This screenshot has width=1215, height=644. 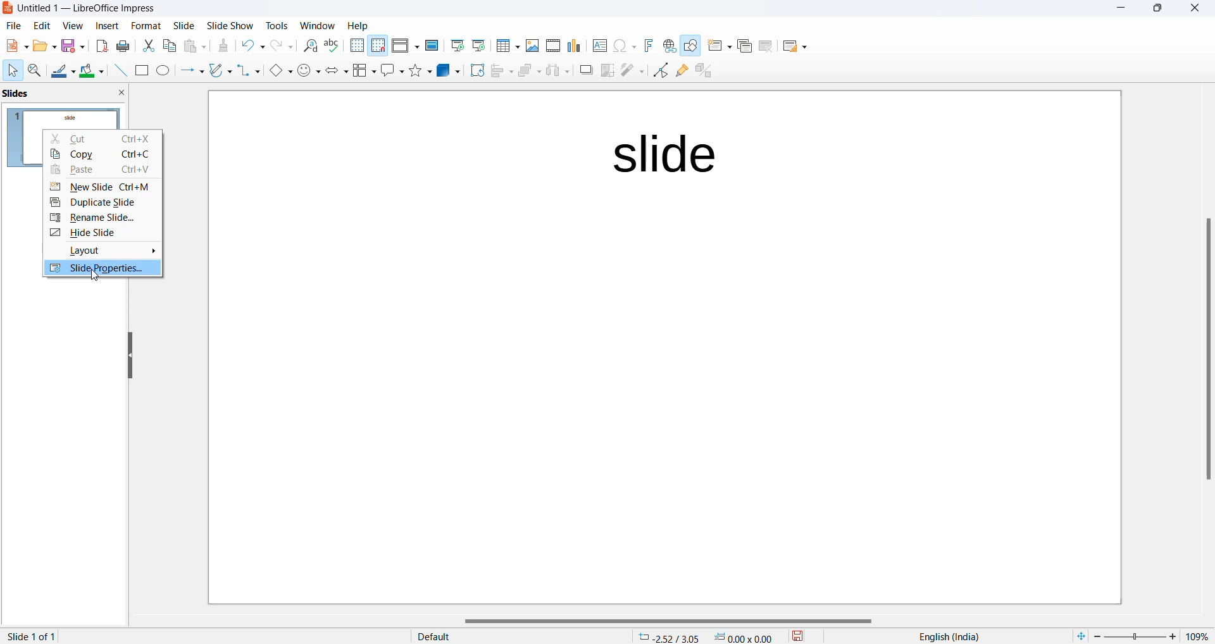 What do you see at coordinates (231, 27) in the screenshot?
I see `slide show` at bounding box center [231, 27].